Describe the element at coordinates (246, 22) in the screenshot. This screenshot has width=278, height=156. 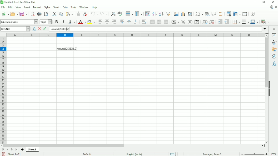
I see `Border style` at that location.